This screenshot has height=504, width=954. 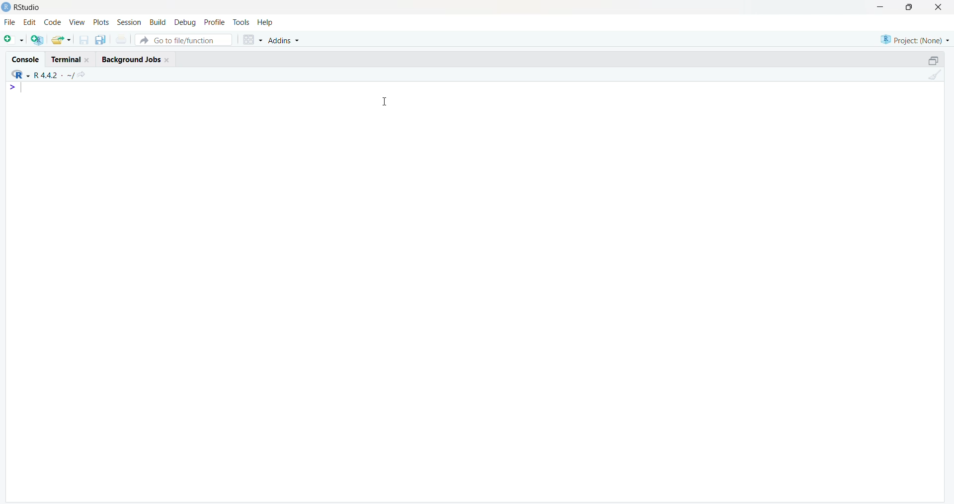 What do you see at coordinates (215, 22) in the screenshot?
I see `profile` at bounding box center [215, 22].